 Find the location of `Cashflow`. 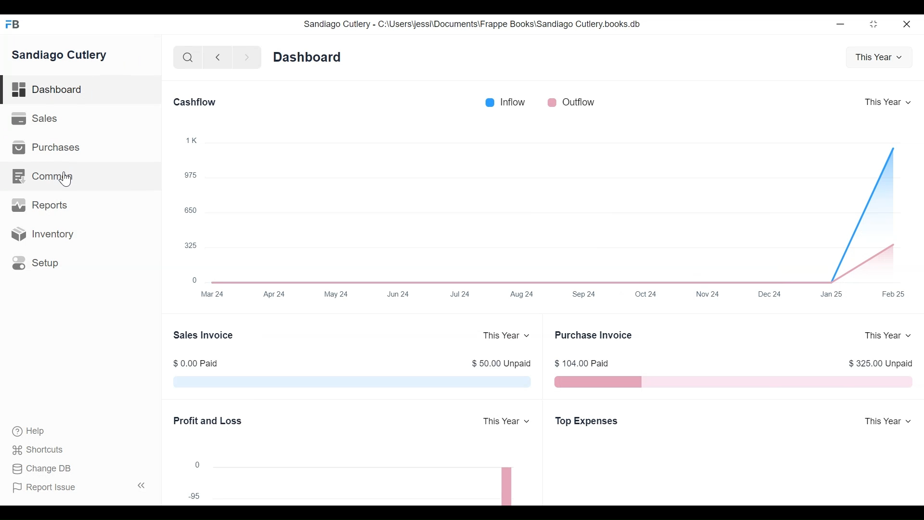

Cashflow is located at coordinates (194, 103).